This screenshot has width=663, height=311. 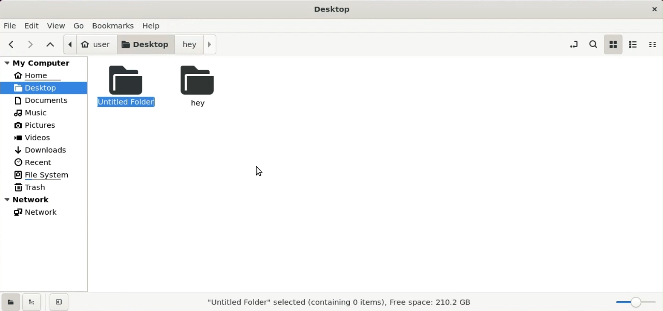 What do you see at coordinates (44, 62) in the screenshot?
I see `my computer` at bounding box center [44, 62].